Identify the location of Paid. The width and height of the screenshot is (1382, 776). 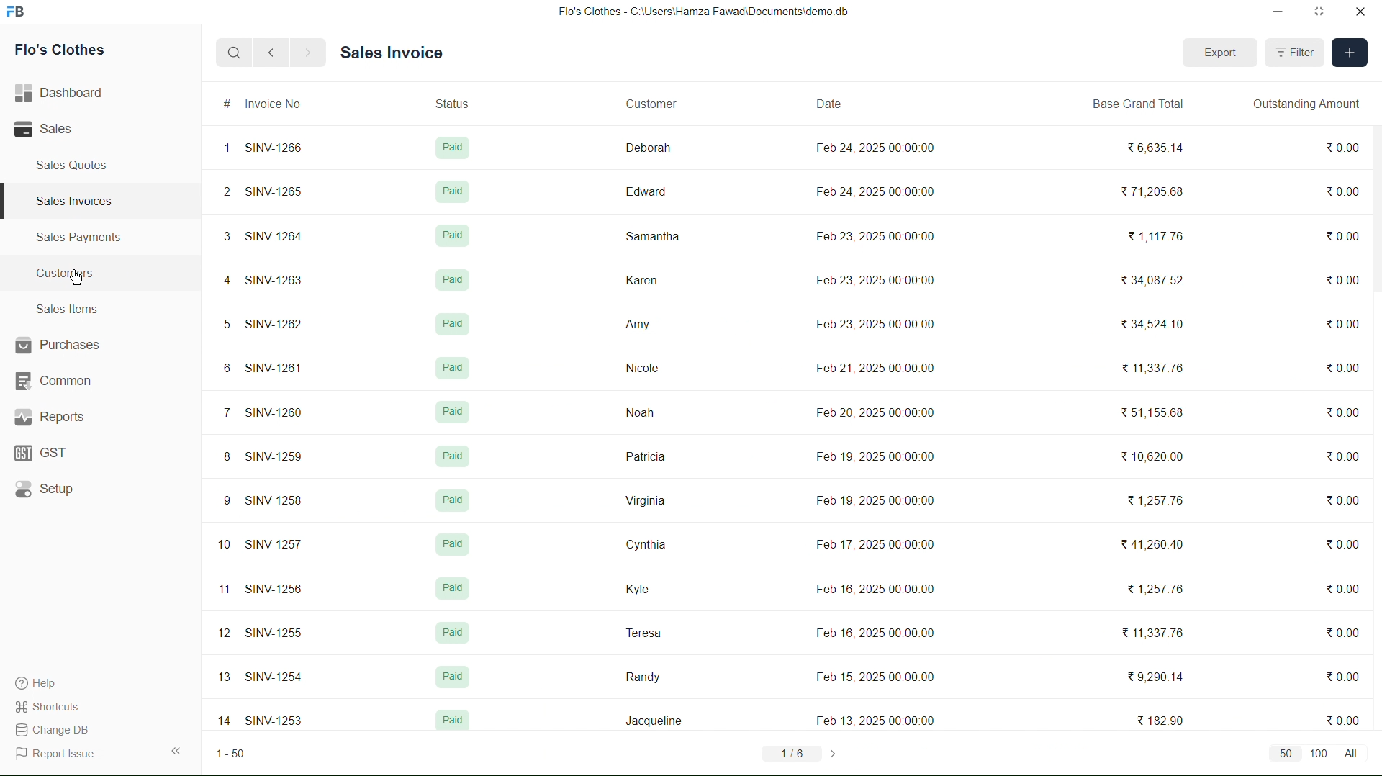
(446, 456).